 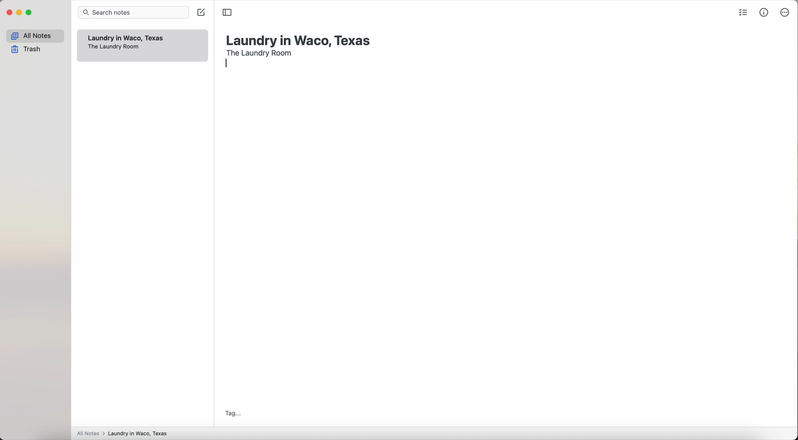 I want to click on all notes, so click(x=35, y=36).